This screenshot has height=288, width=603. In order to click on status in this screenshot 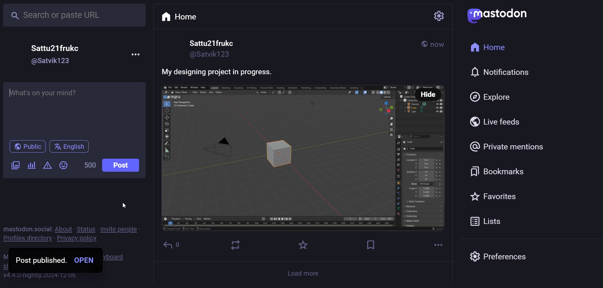, I will do `click(85, 228)`.